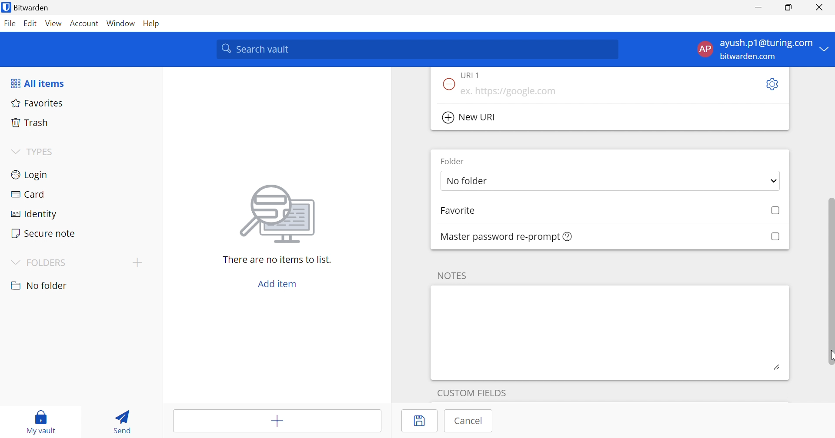 The width and height of the screenshot is (835, 438). Describe the element at coordinates (27, 194) in the screenshot. I see `Card` at that location.